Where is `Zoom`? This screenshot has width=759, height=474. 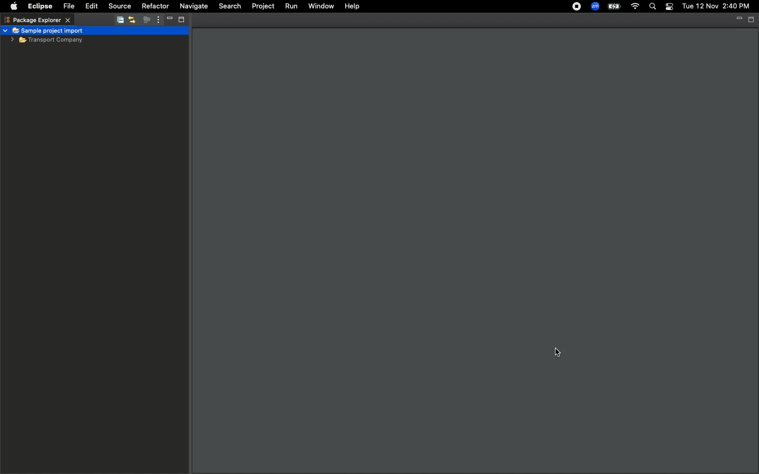 Zoom is located at coordinates (594, 6).